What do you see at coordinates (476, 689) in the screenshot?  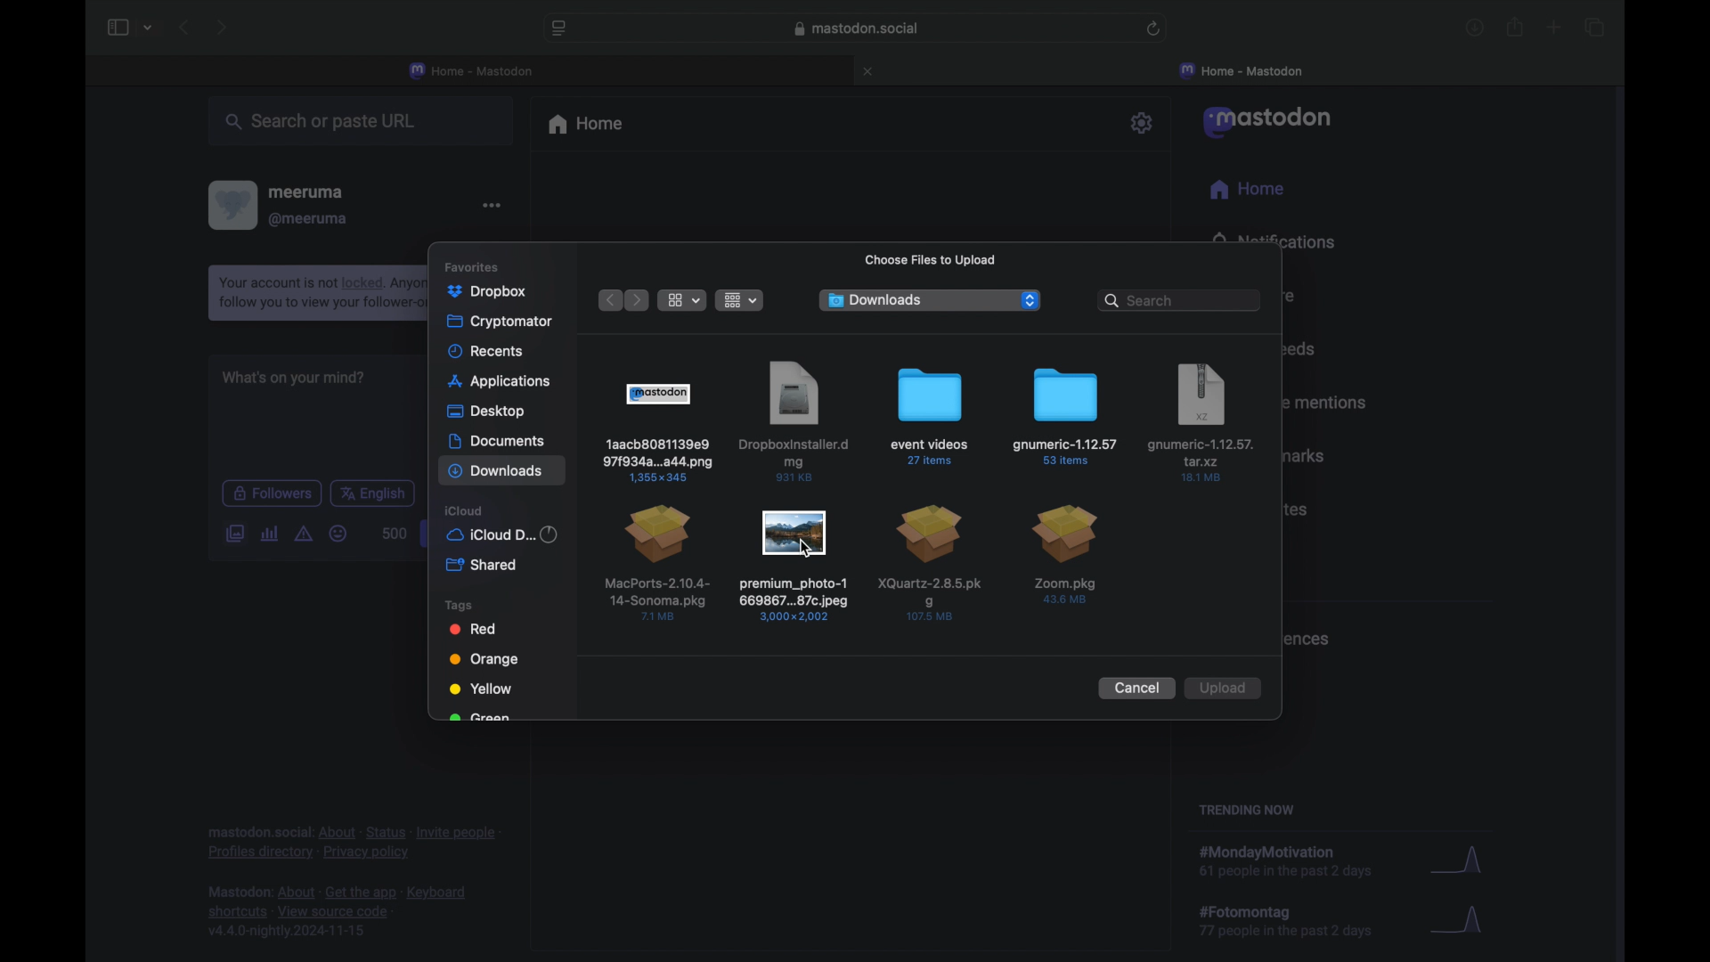 I see `yellow` at bounding box center [476, 689].